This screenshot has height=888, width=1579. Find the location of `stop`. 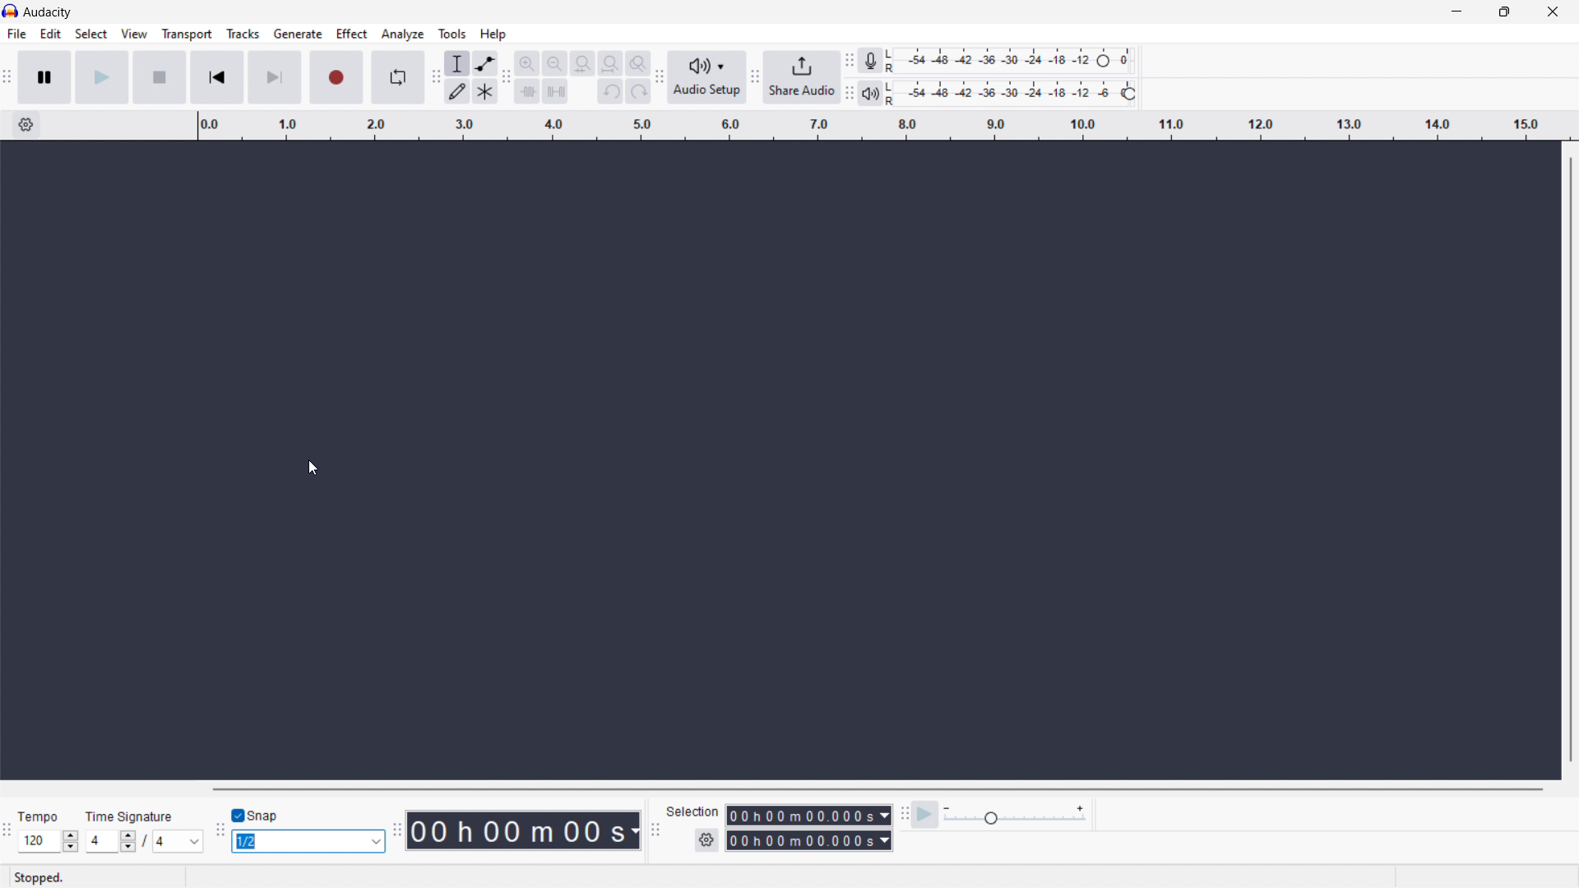

stop is located at coordinates (159, 78).